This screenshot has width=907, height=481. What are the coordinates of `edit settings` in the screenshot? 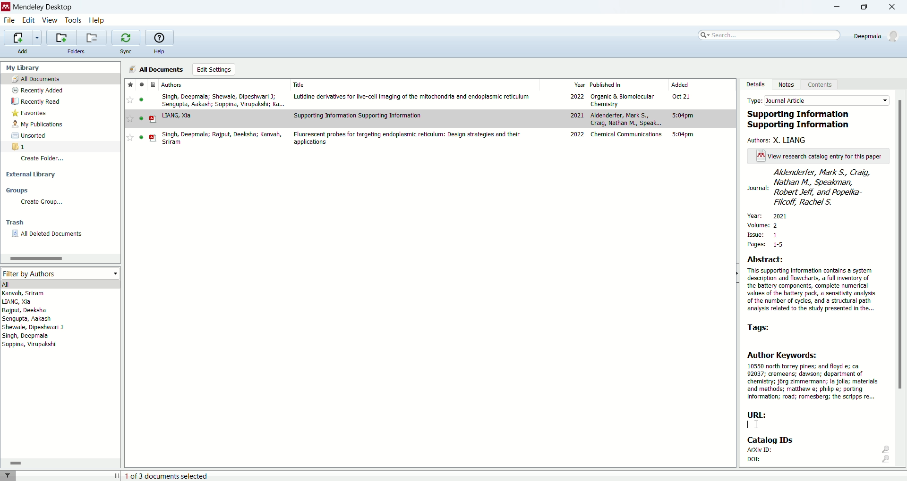 It's located at (214, 69).